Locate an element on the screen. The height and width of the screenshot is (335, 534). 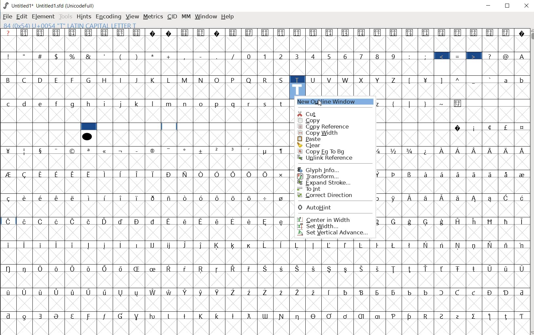
Symbol is located at coordinates (378, 32).